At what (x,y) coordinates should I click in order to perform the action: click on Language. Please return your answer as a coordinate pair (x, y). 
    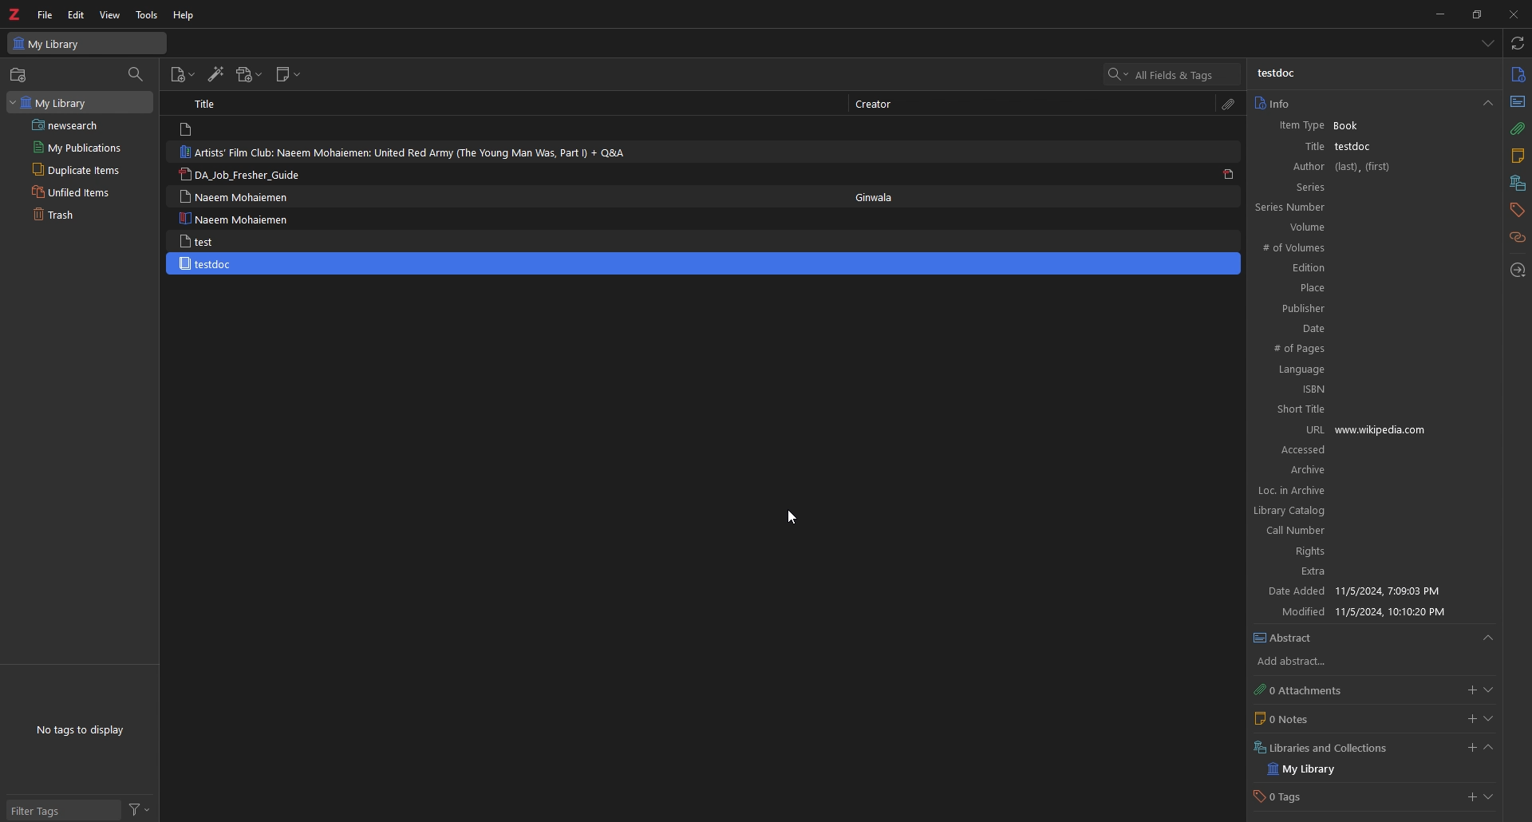
    Looking at the image, I should click on (1354, 370).